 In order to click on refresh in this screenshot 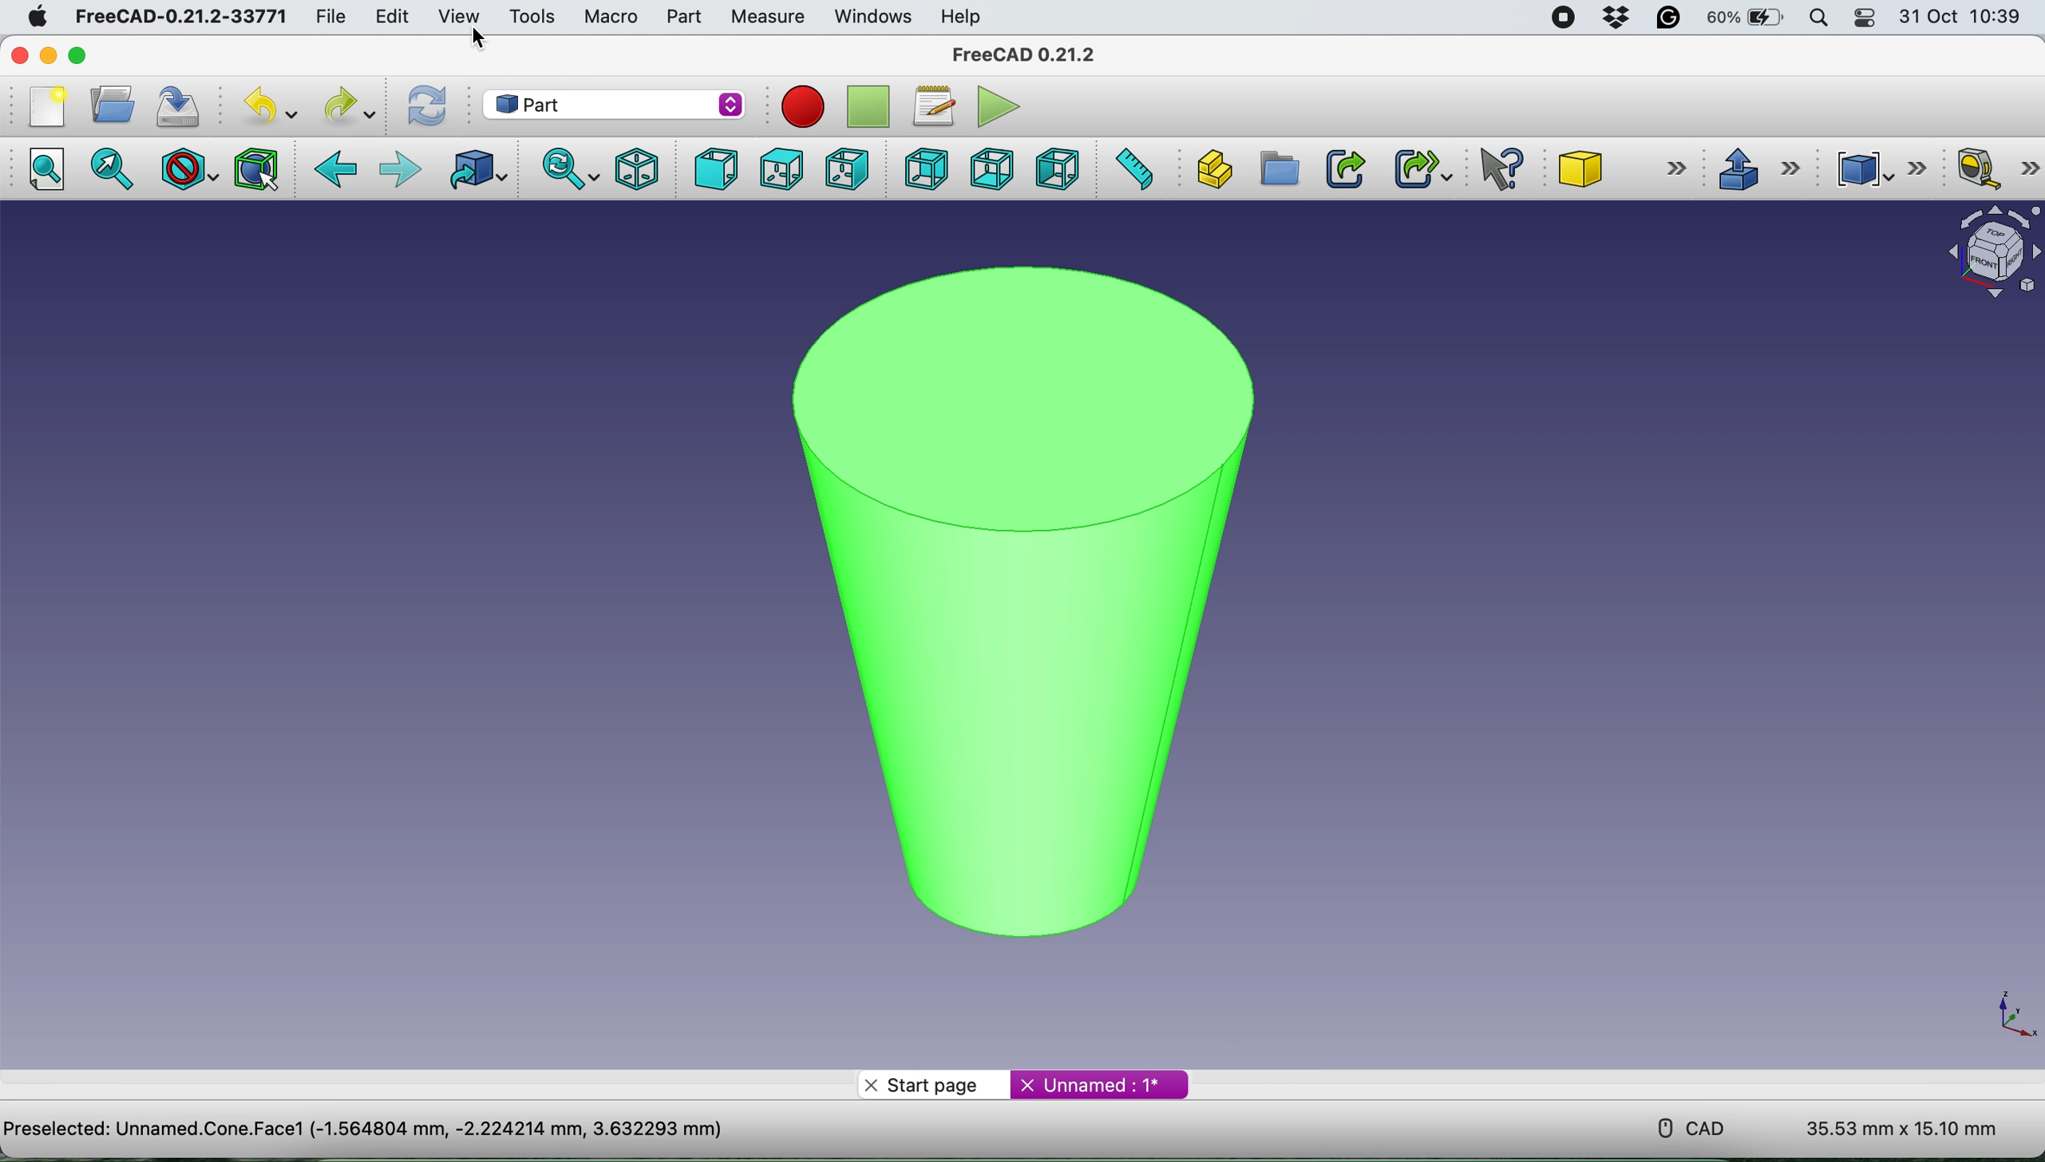, I will do `click(424, 105)`.